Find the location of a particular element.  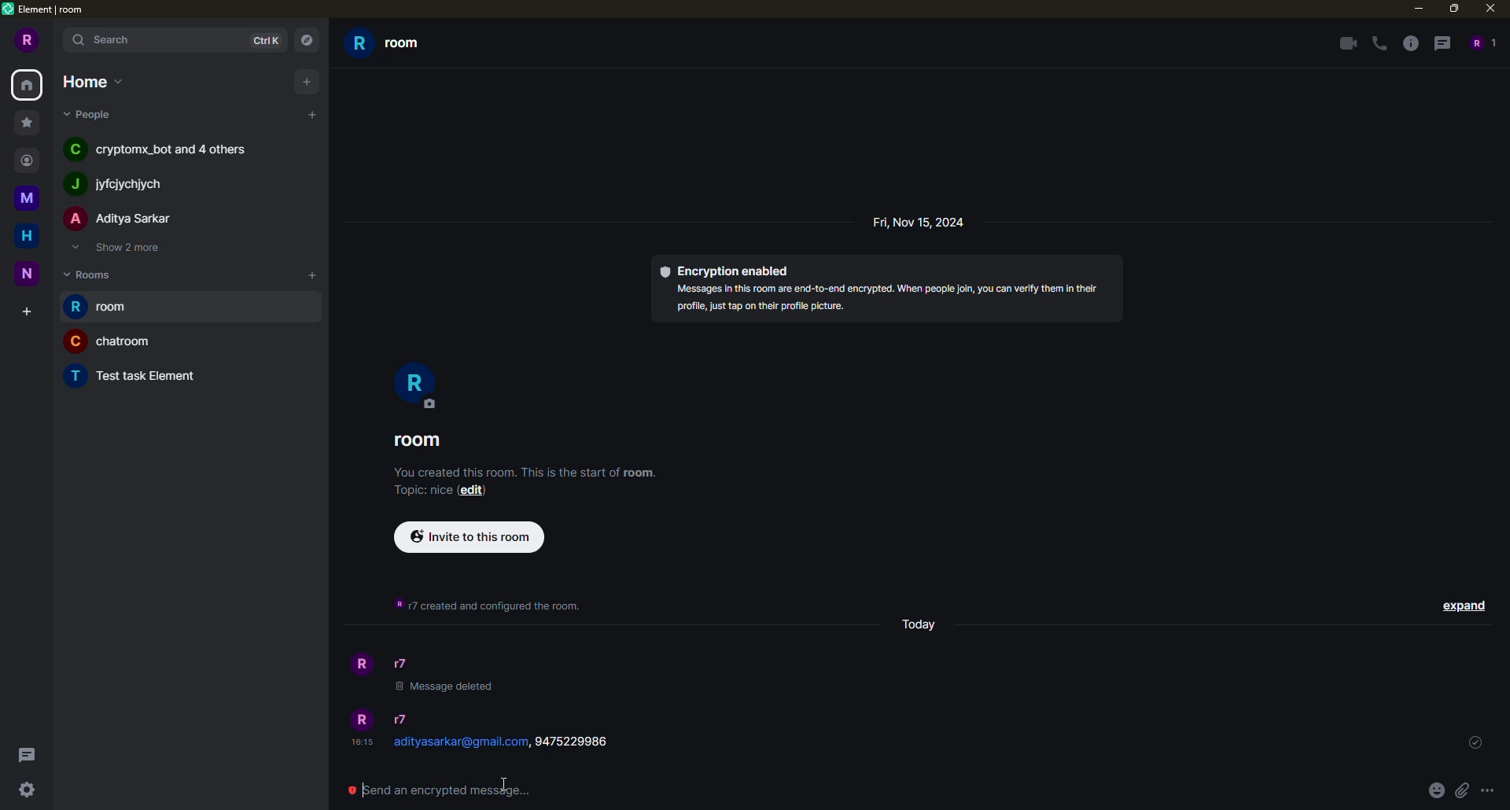

ctrlK is located at coordinates (264, 41).